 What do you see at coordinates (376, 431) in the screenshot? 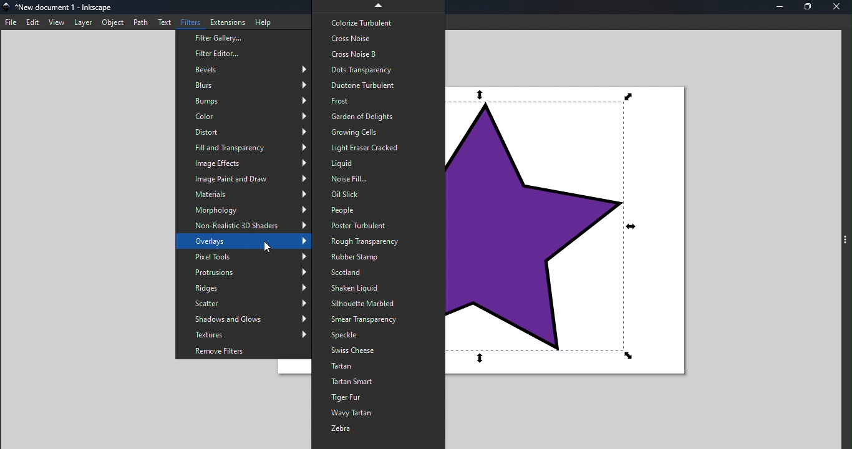
I see `Zebra` at bounding box center [376, 431].